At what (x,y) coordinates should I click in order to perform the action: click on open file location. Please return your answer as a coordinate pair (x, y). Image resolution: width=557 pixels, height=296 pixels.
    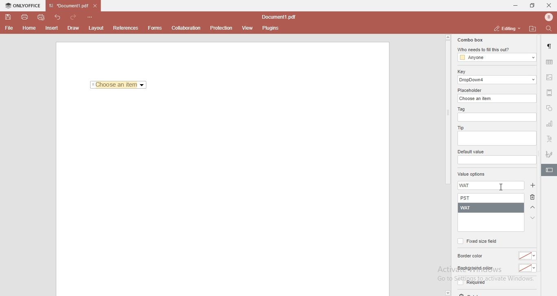
    Looking at the image, I should click on (534, 28).